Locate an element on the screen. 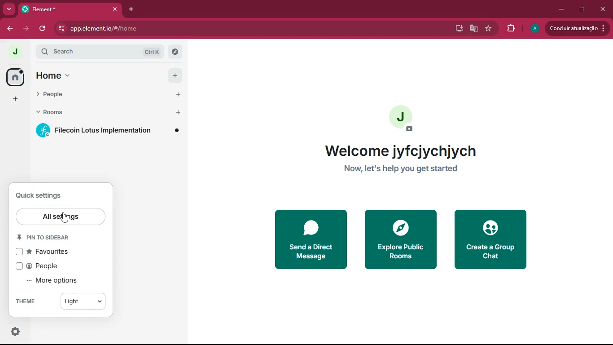  profile picture is located at coordinates (405, 115).